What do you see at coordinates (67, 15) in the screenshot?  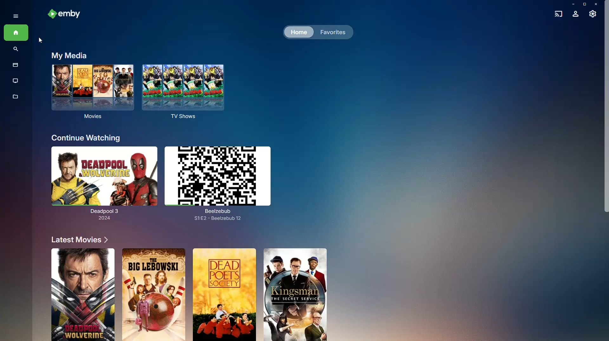 I see `emby` at bounding box center [67, 15].